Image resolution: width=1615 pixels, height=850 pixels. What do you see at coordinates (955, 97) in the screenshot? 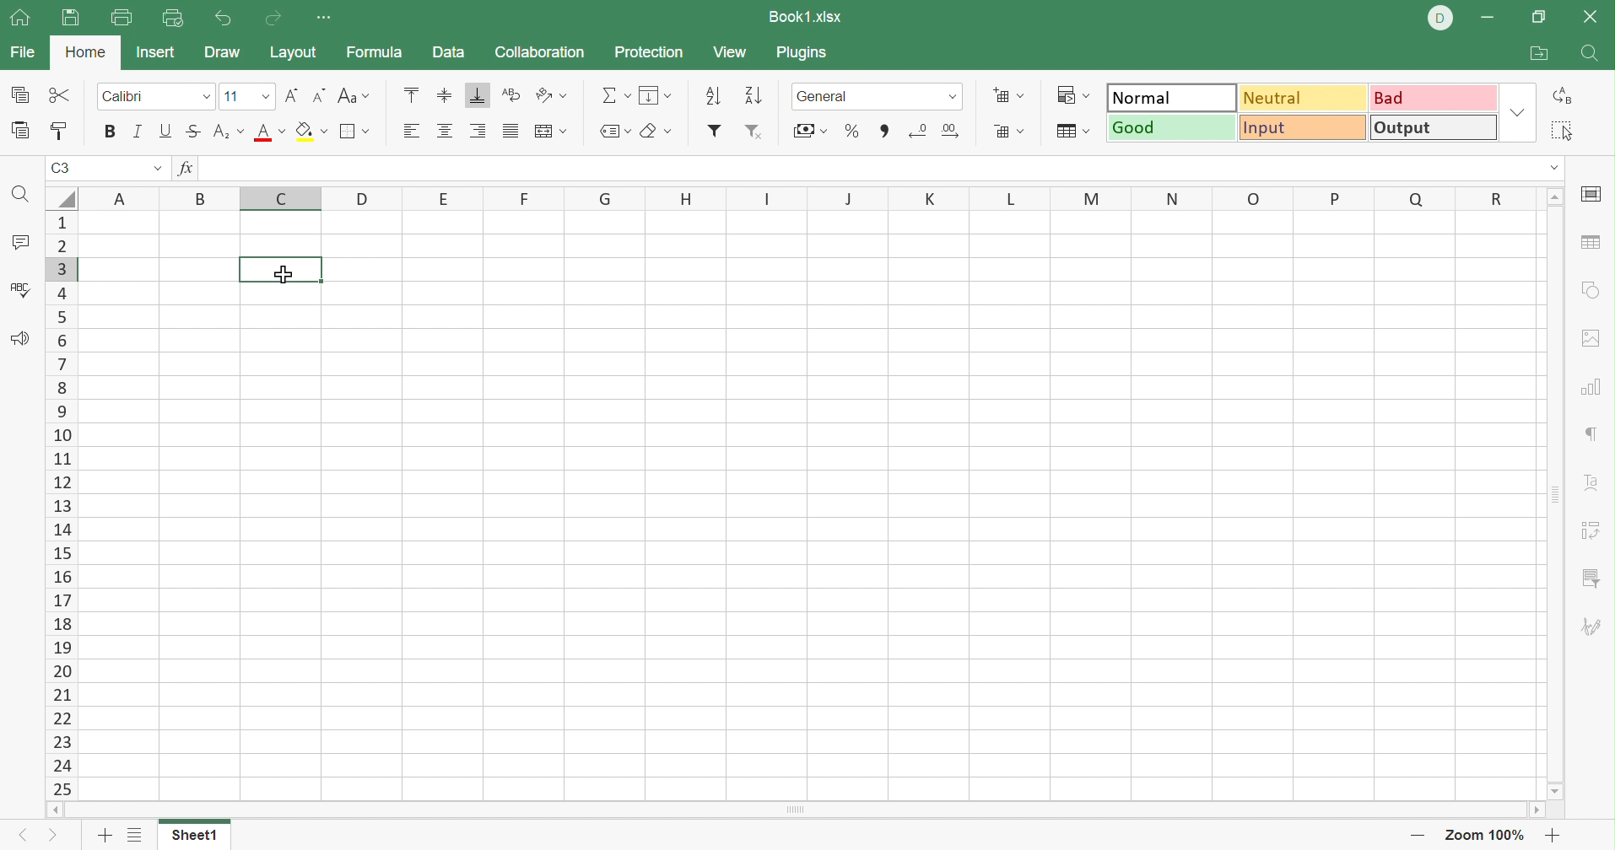
I see `Drop down` at bounding box center [955, 97].